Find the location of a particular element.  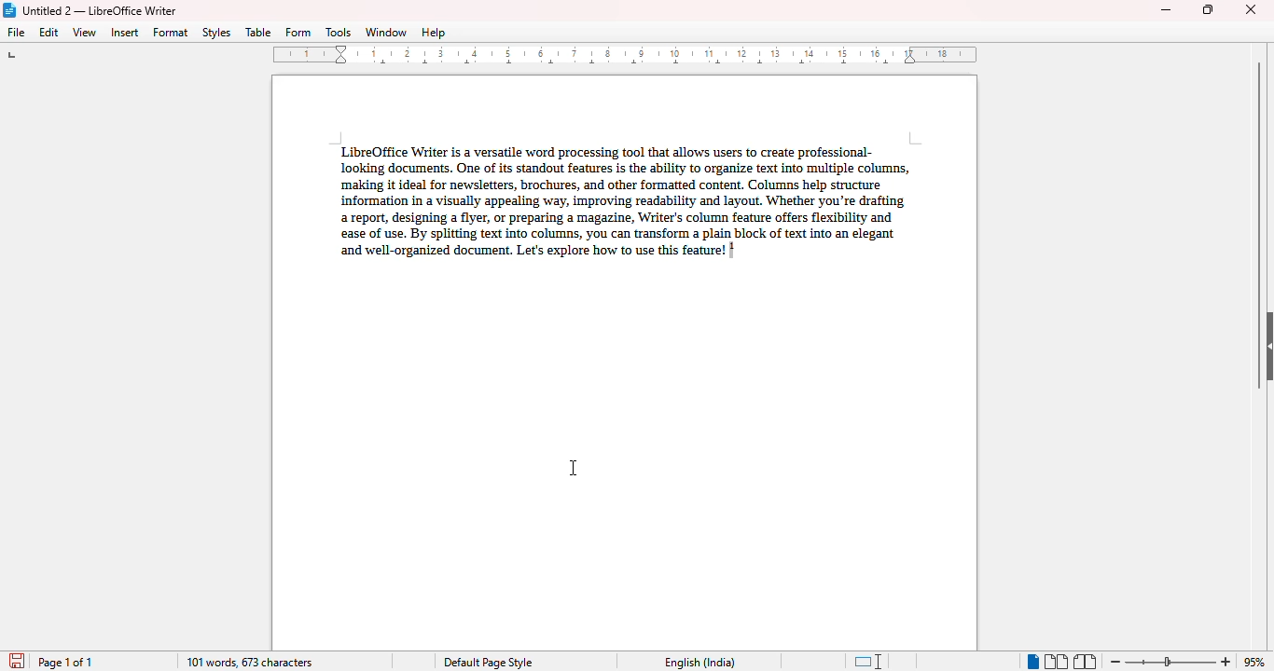

file is located at coordinates (17, 32).